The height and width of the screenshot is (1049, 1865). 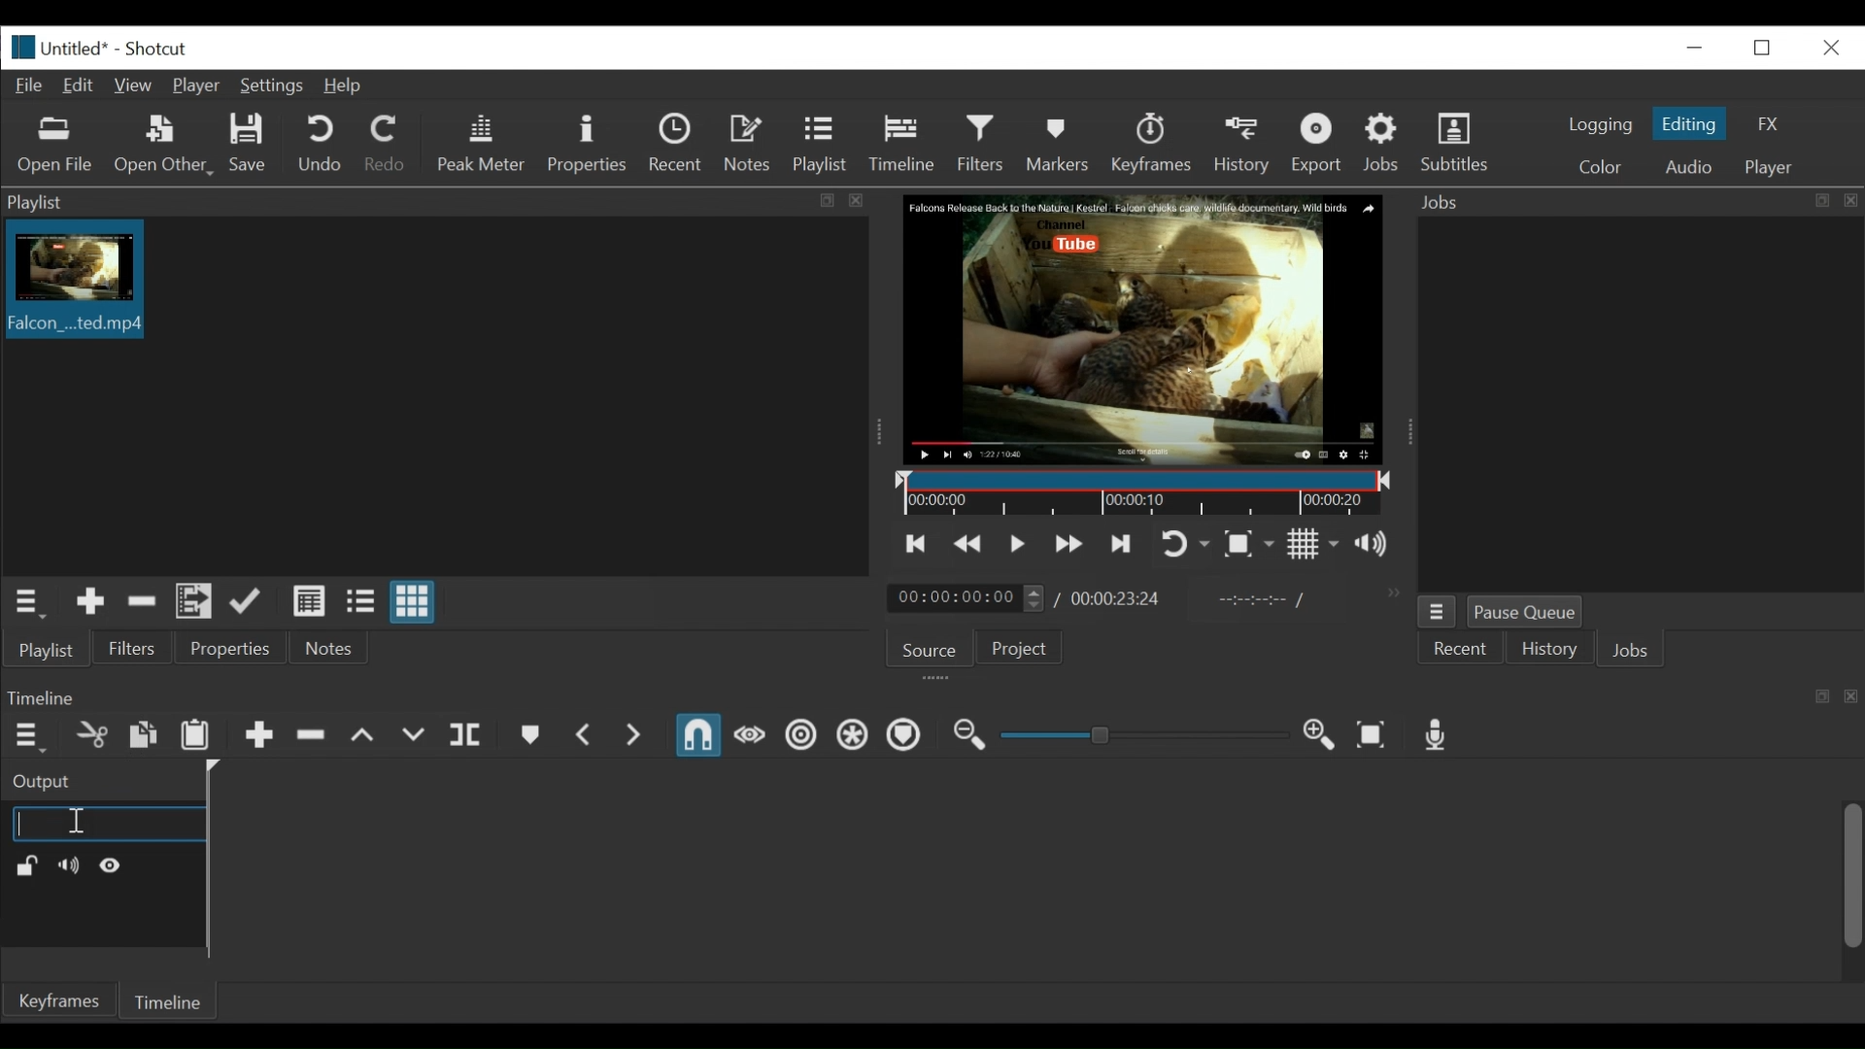 What do you see at coordinates (1769, 166) in the screenshot?
I see `Player` at bounding box center [1769, 166].